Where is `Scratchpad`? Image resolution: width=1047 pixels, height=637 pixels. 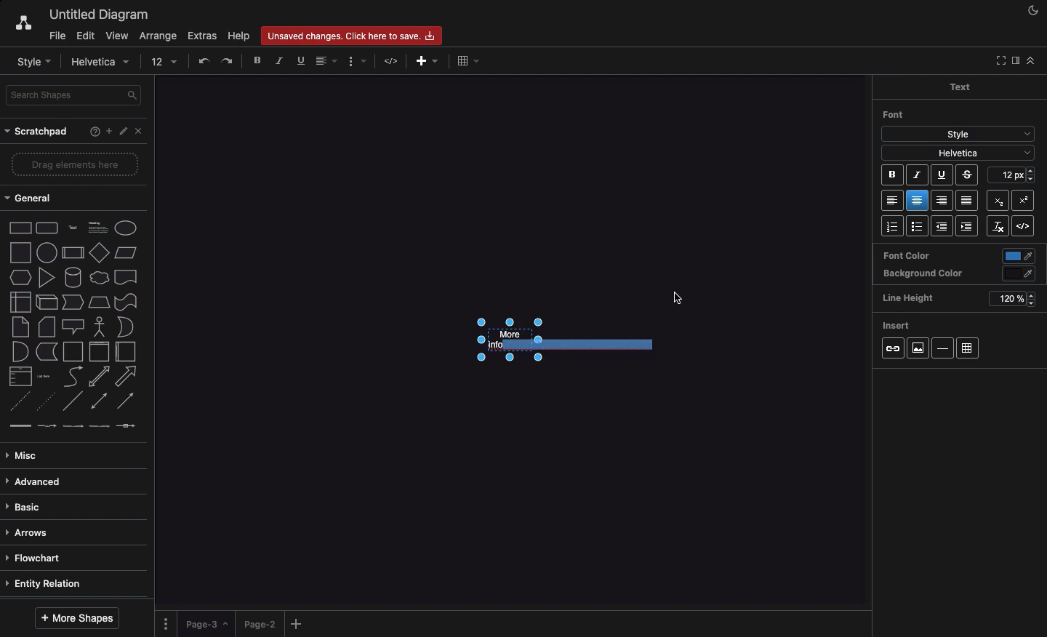 Scratchpad is located at coordinates (39, 132).